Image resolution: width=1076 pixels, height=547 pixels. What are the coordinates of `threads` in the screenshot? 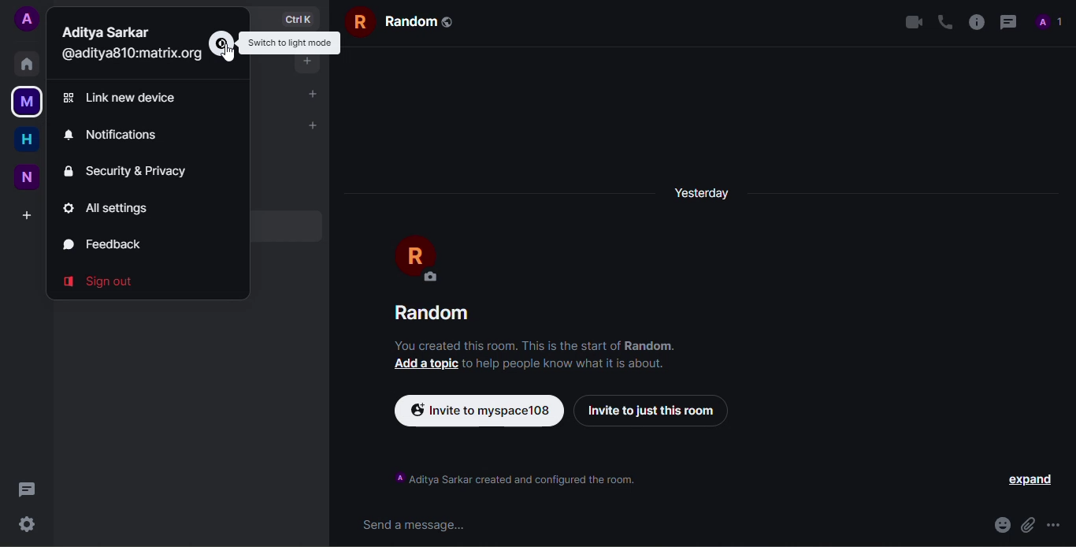 It's located at (27, 489).